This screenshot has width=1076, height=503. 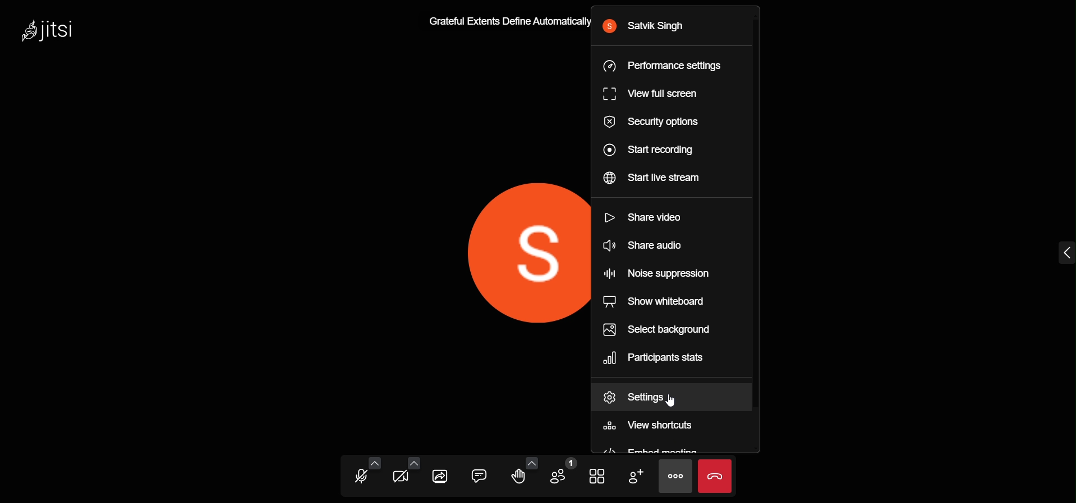 What do you see at coordinates (660, 181) in the screenshot?
I see `start the stream` at bounding box center [660, 181].